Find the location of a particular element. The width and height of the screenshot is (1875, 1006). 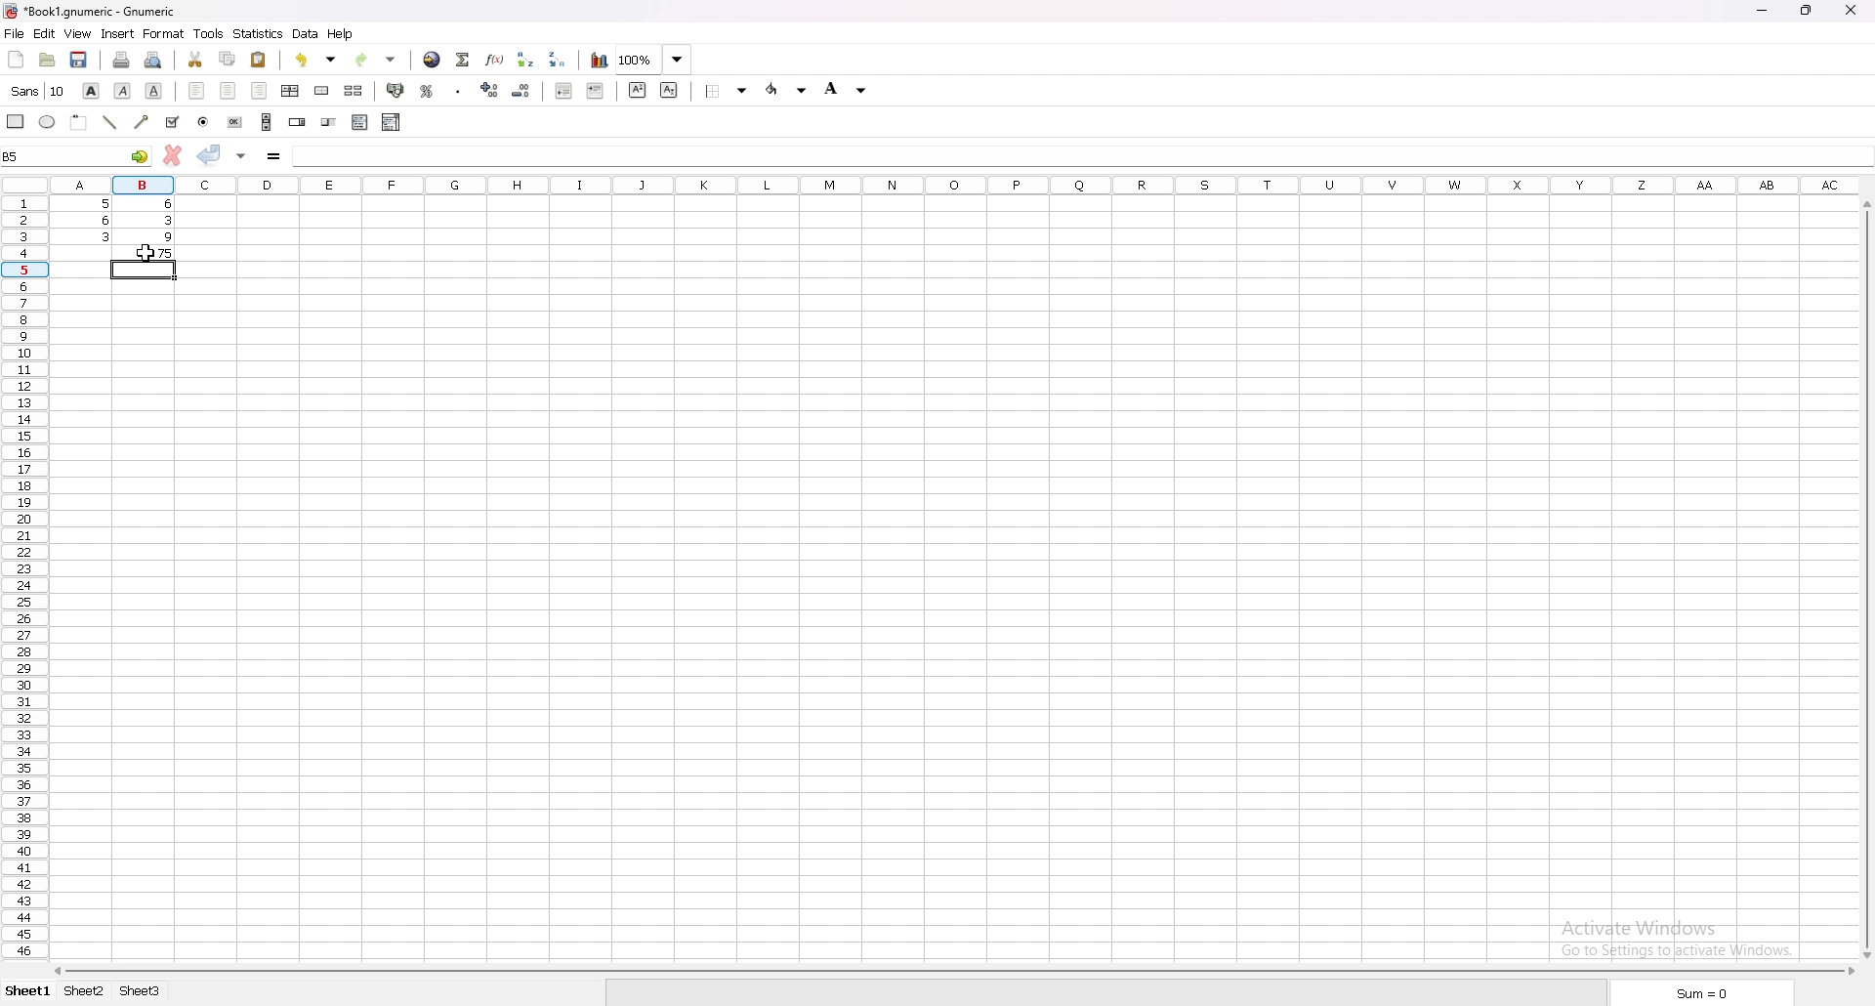

sort ascending is located at coordinates (524, 59).